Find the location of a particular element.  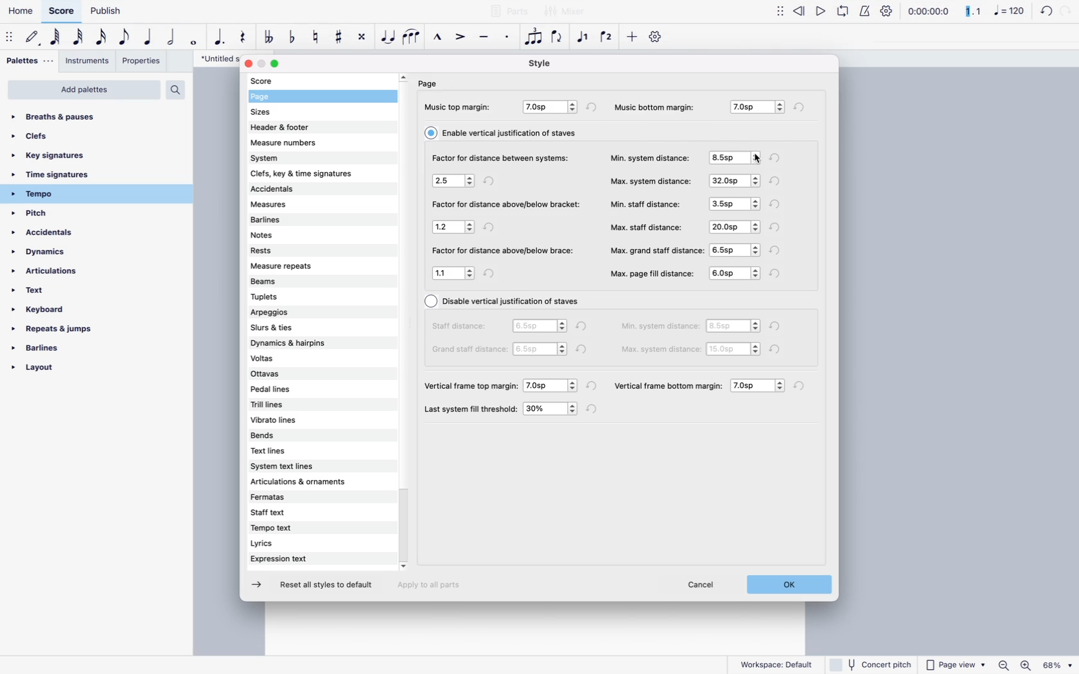

slur is located at coordinates (412, 37).